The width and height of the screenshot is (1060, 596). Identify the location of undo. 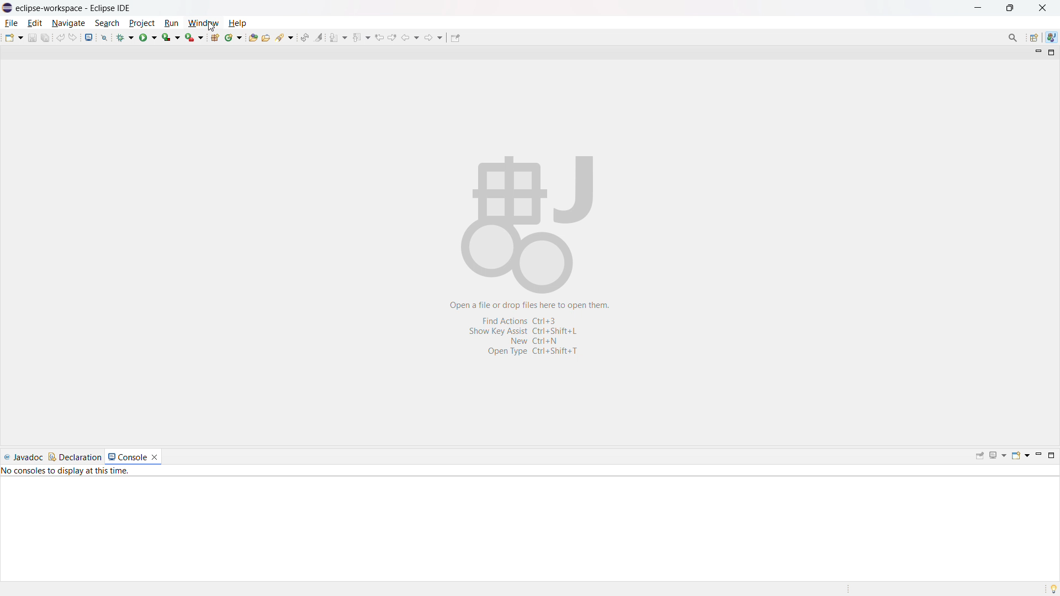
(60, 38).